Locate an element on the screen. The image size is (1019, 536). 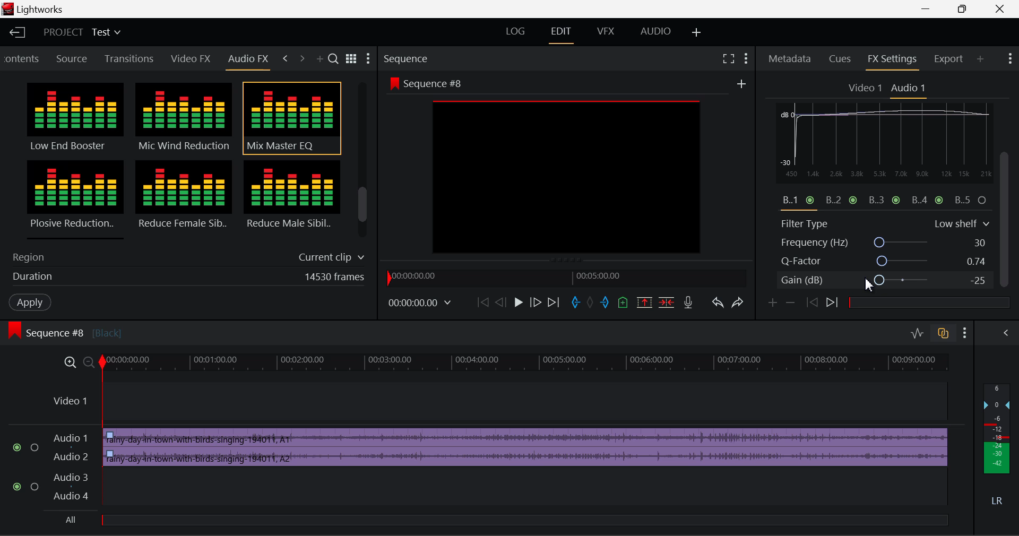
Delete/Cut is located at coordinates (668, 303).